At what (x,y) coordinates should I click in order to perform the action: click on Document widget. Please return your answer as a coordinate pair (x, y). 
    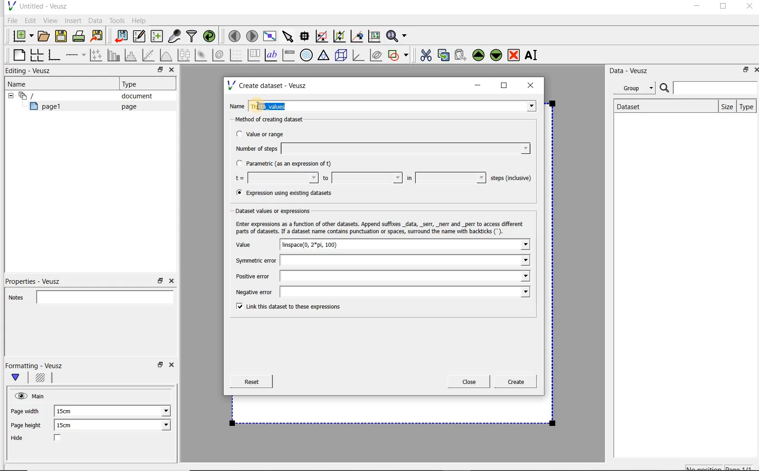
    Looking at the image, I should click on (42, 96).